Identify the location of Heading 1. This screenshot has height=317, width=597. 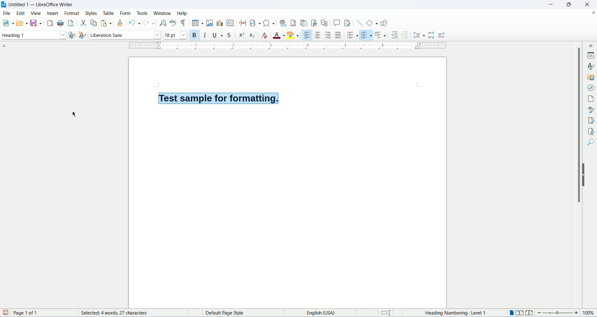
(33, 36).